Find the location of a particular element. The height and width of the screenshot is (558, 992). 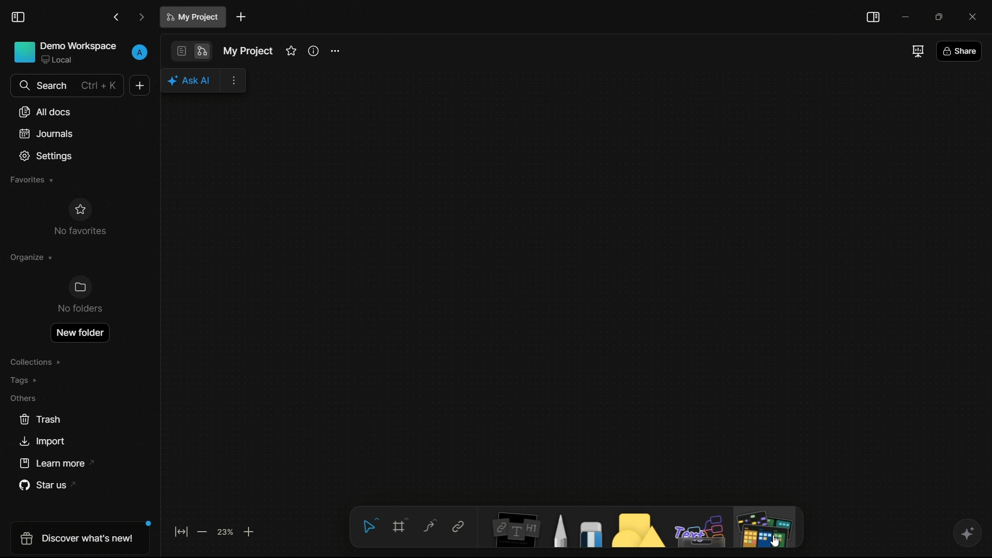

notes is located at coordinates (516, 529).